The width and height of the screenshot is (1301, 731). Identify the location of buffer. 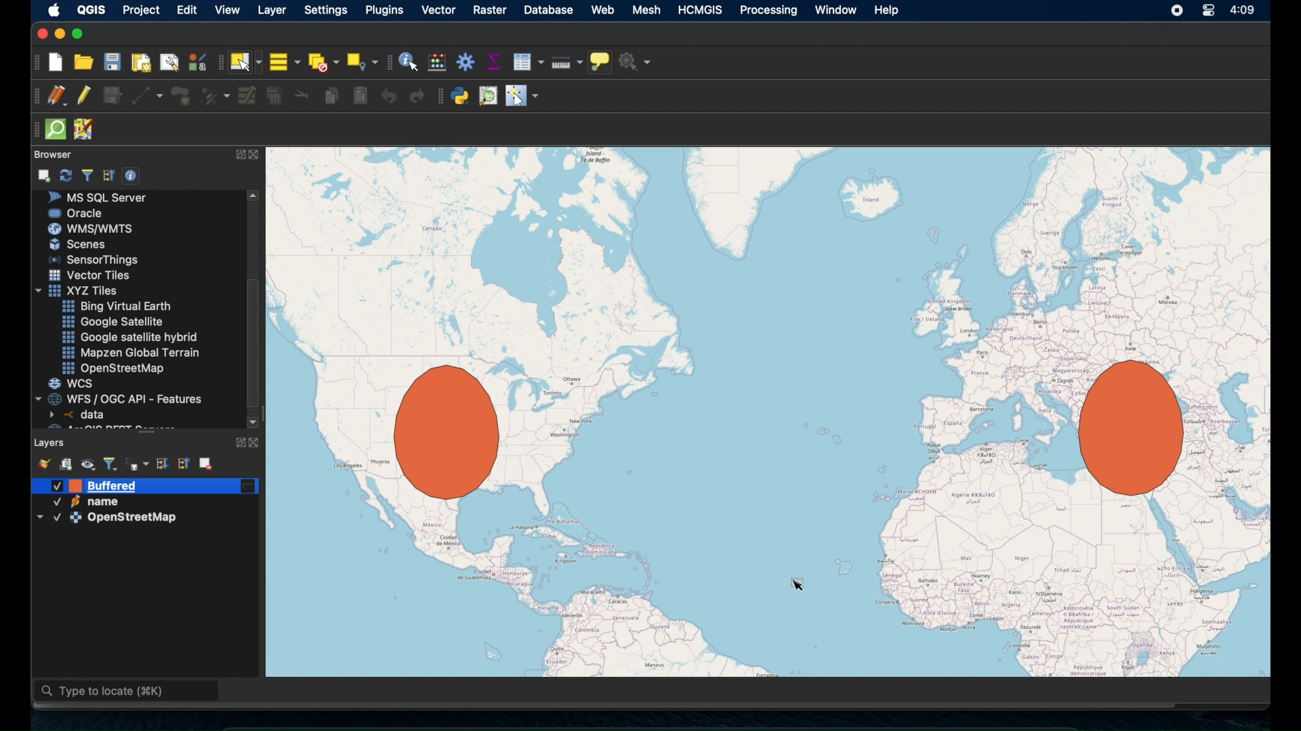
(1123, 430).